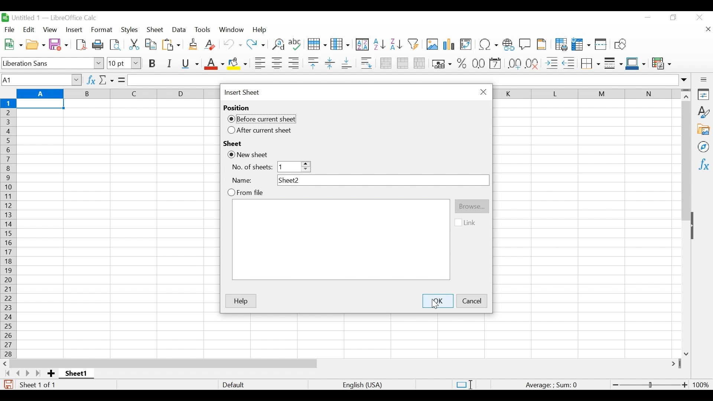 This screenshot has width=713, height=401. What do you see at coordinates (703, 94) in the screenshot?
I see `Properties` at bounding box center [703, 94].